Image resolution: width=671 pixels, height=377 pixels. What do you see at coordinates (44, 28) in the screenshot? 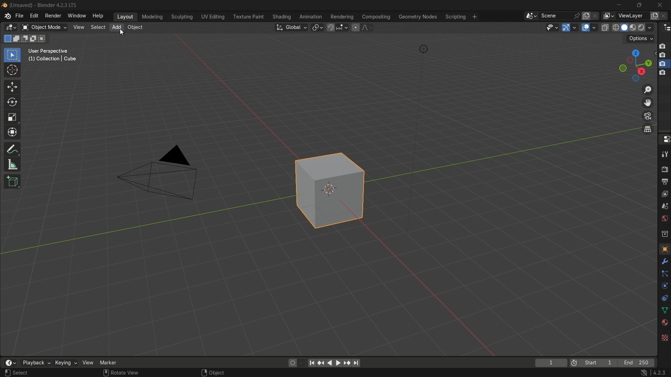
I see `object mode` at bounding box center [44, 28].